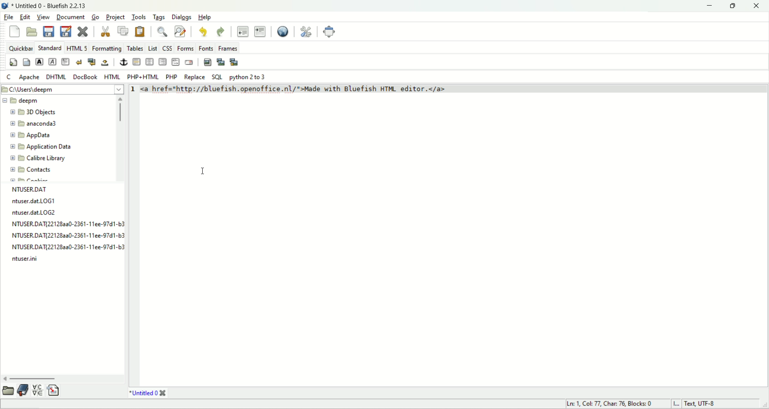 The height and width of the screenshot is (409, 769). Describe the element at coordinates (10, 77) in the screenshot. I see `C` at that location.